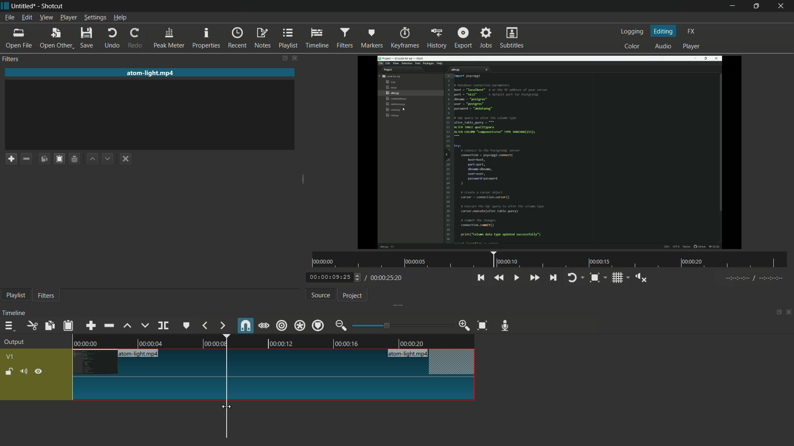 The image size is (794, 446). I want to click on add a filter, so click(11, 159).